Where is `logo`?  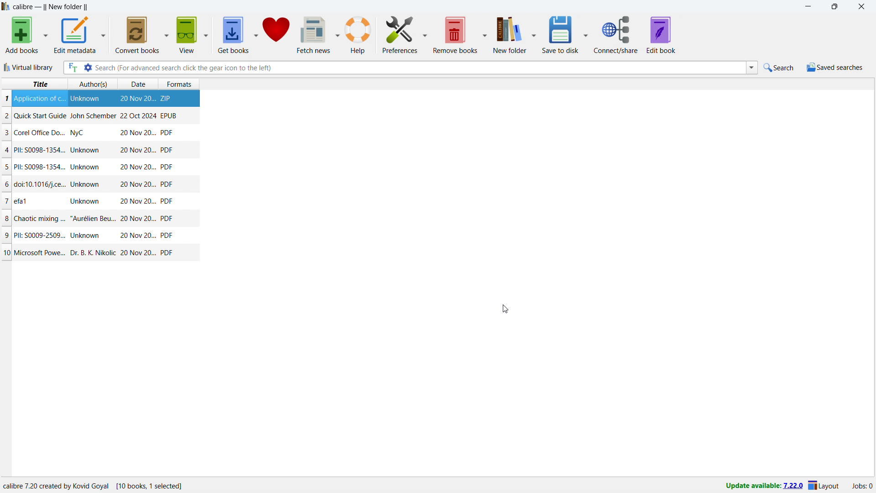 logo is located at coordinates (6, 6).